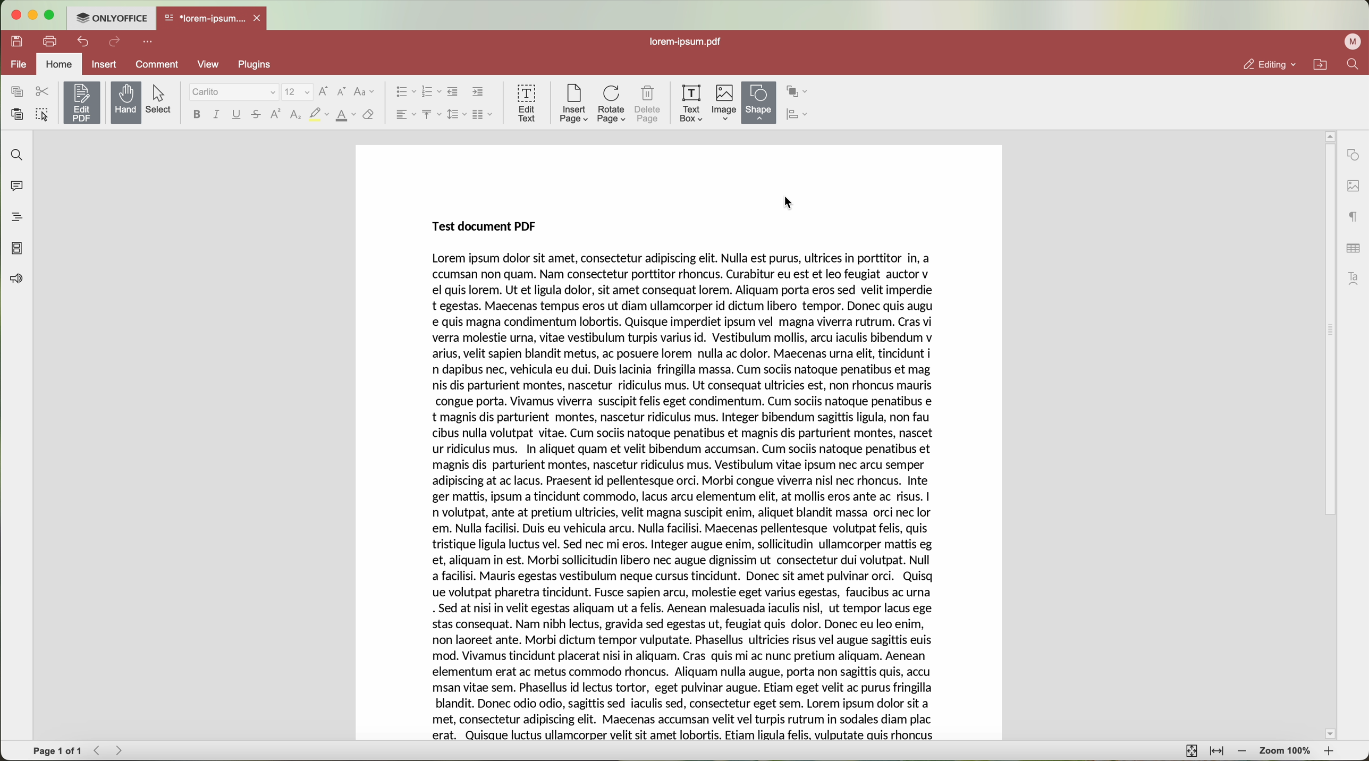 This screenshot has height=761, width=1369. Describe the element at coordinates (690, 42) in the screenshot. I see `lorem-ipsum.pdf` at that location.